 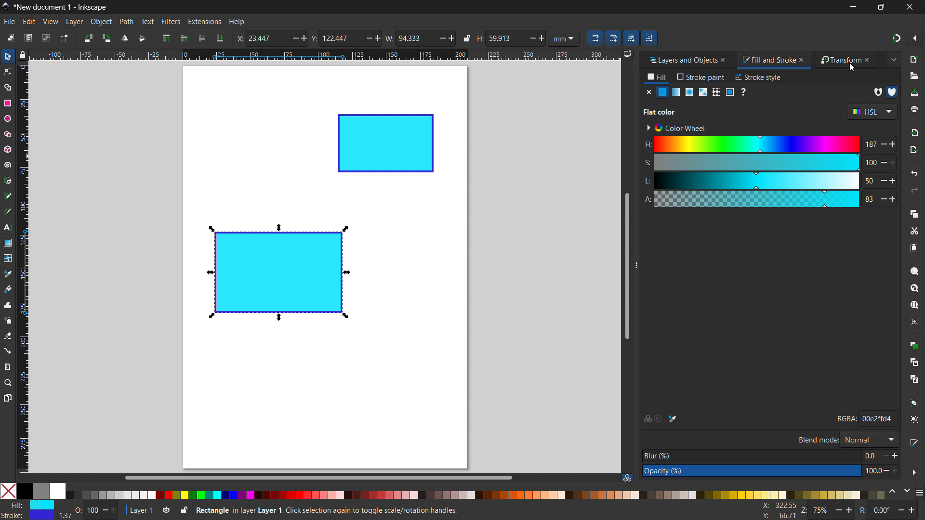 What do you see at coordinates (914, 173) in the screenshot?
I see `undo` at bounding box center [914, 173].